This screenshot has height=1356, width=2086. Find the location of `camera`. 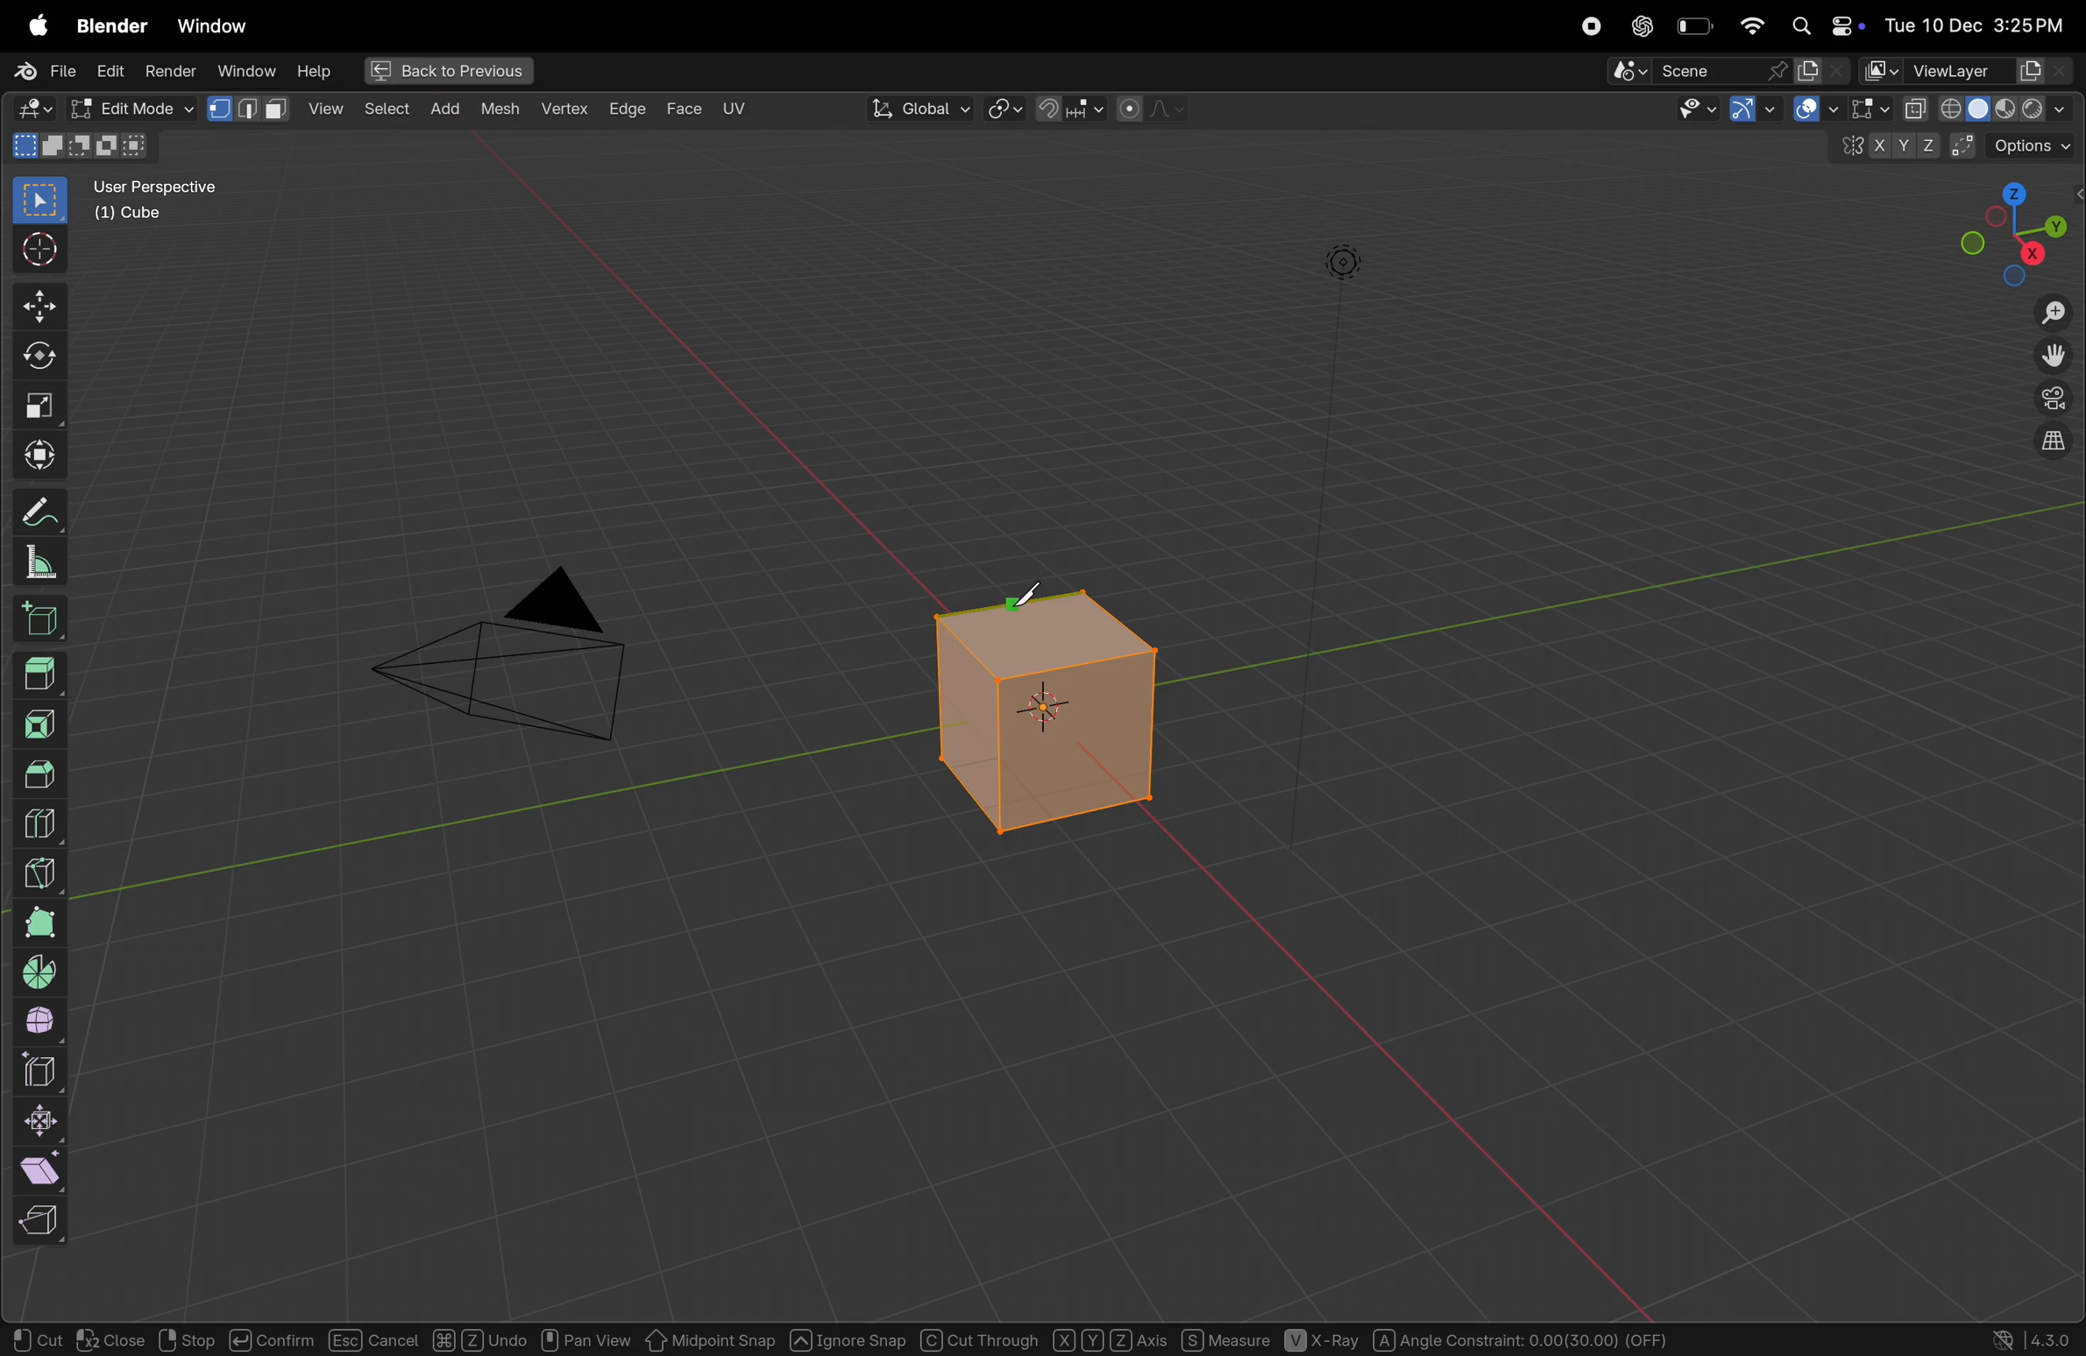

camera is located at coordinates (518, 666).